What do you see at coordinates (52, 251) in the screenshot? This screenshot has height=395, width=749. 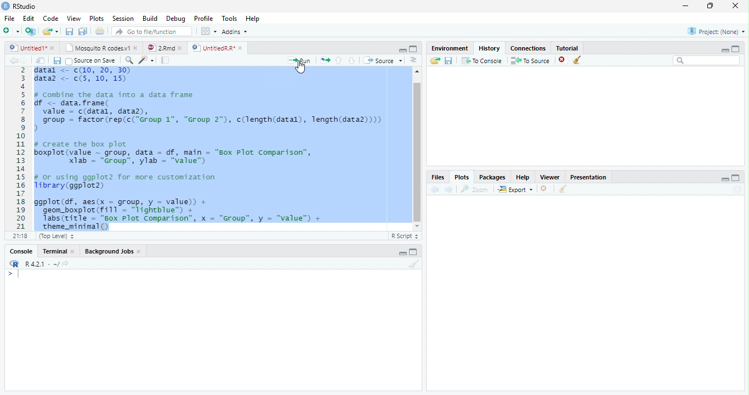 I see `Terminal` at bounding box center [52, 251].